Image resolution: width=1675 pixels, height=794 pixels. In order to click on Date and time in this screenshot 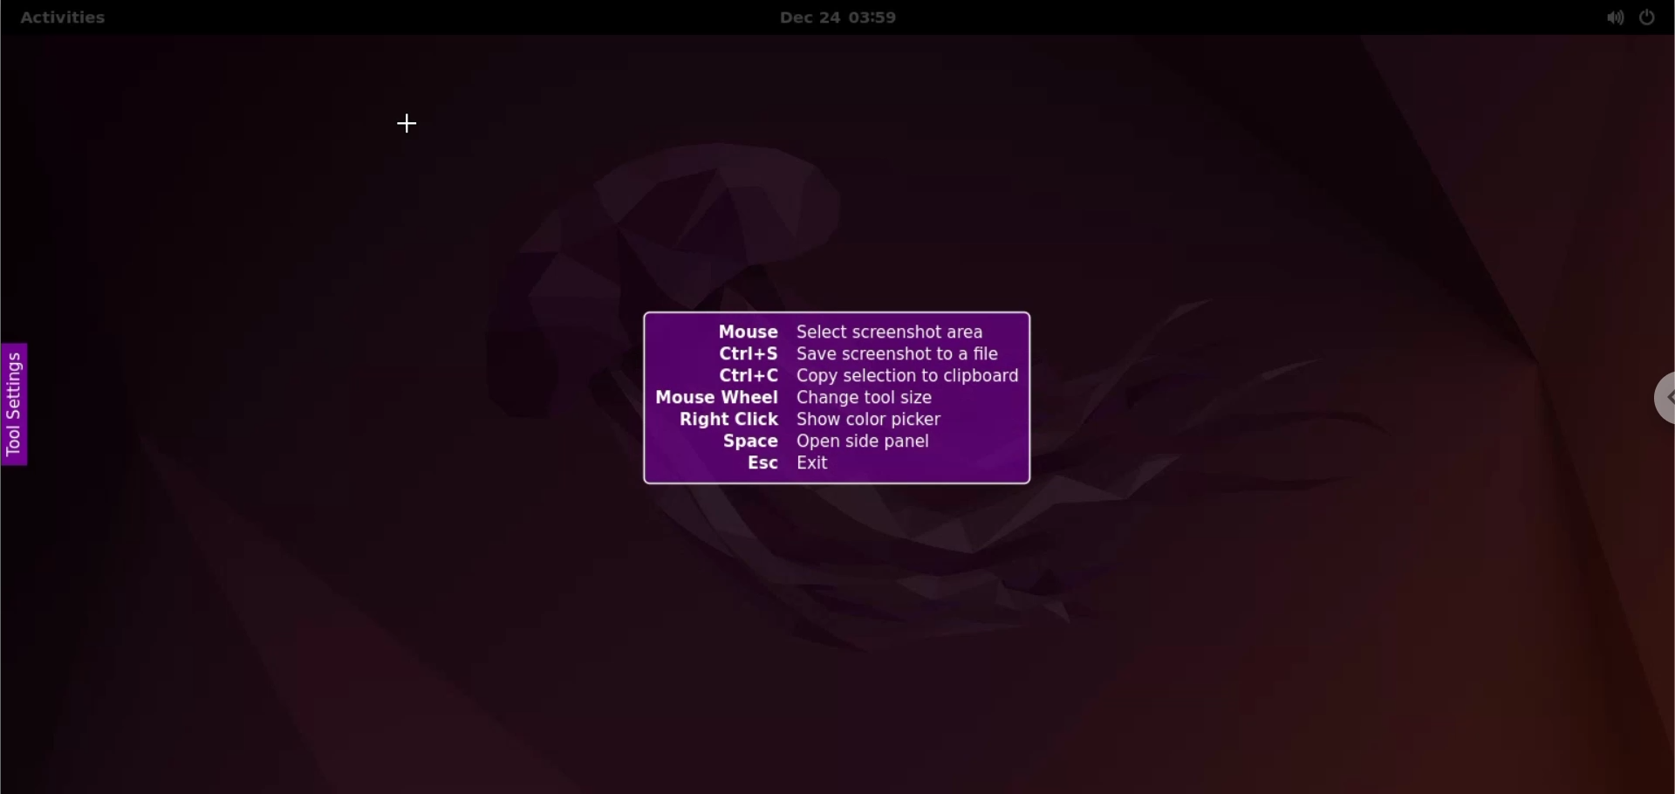, I will do `click(851, 18)`.